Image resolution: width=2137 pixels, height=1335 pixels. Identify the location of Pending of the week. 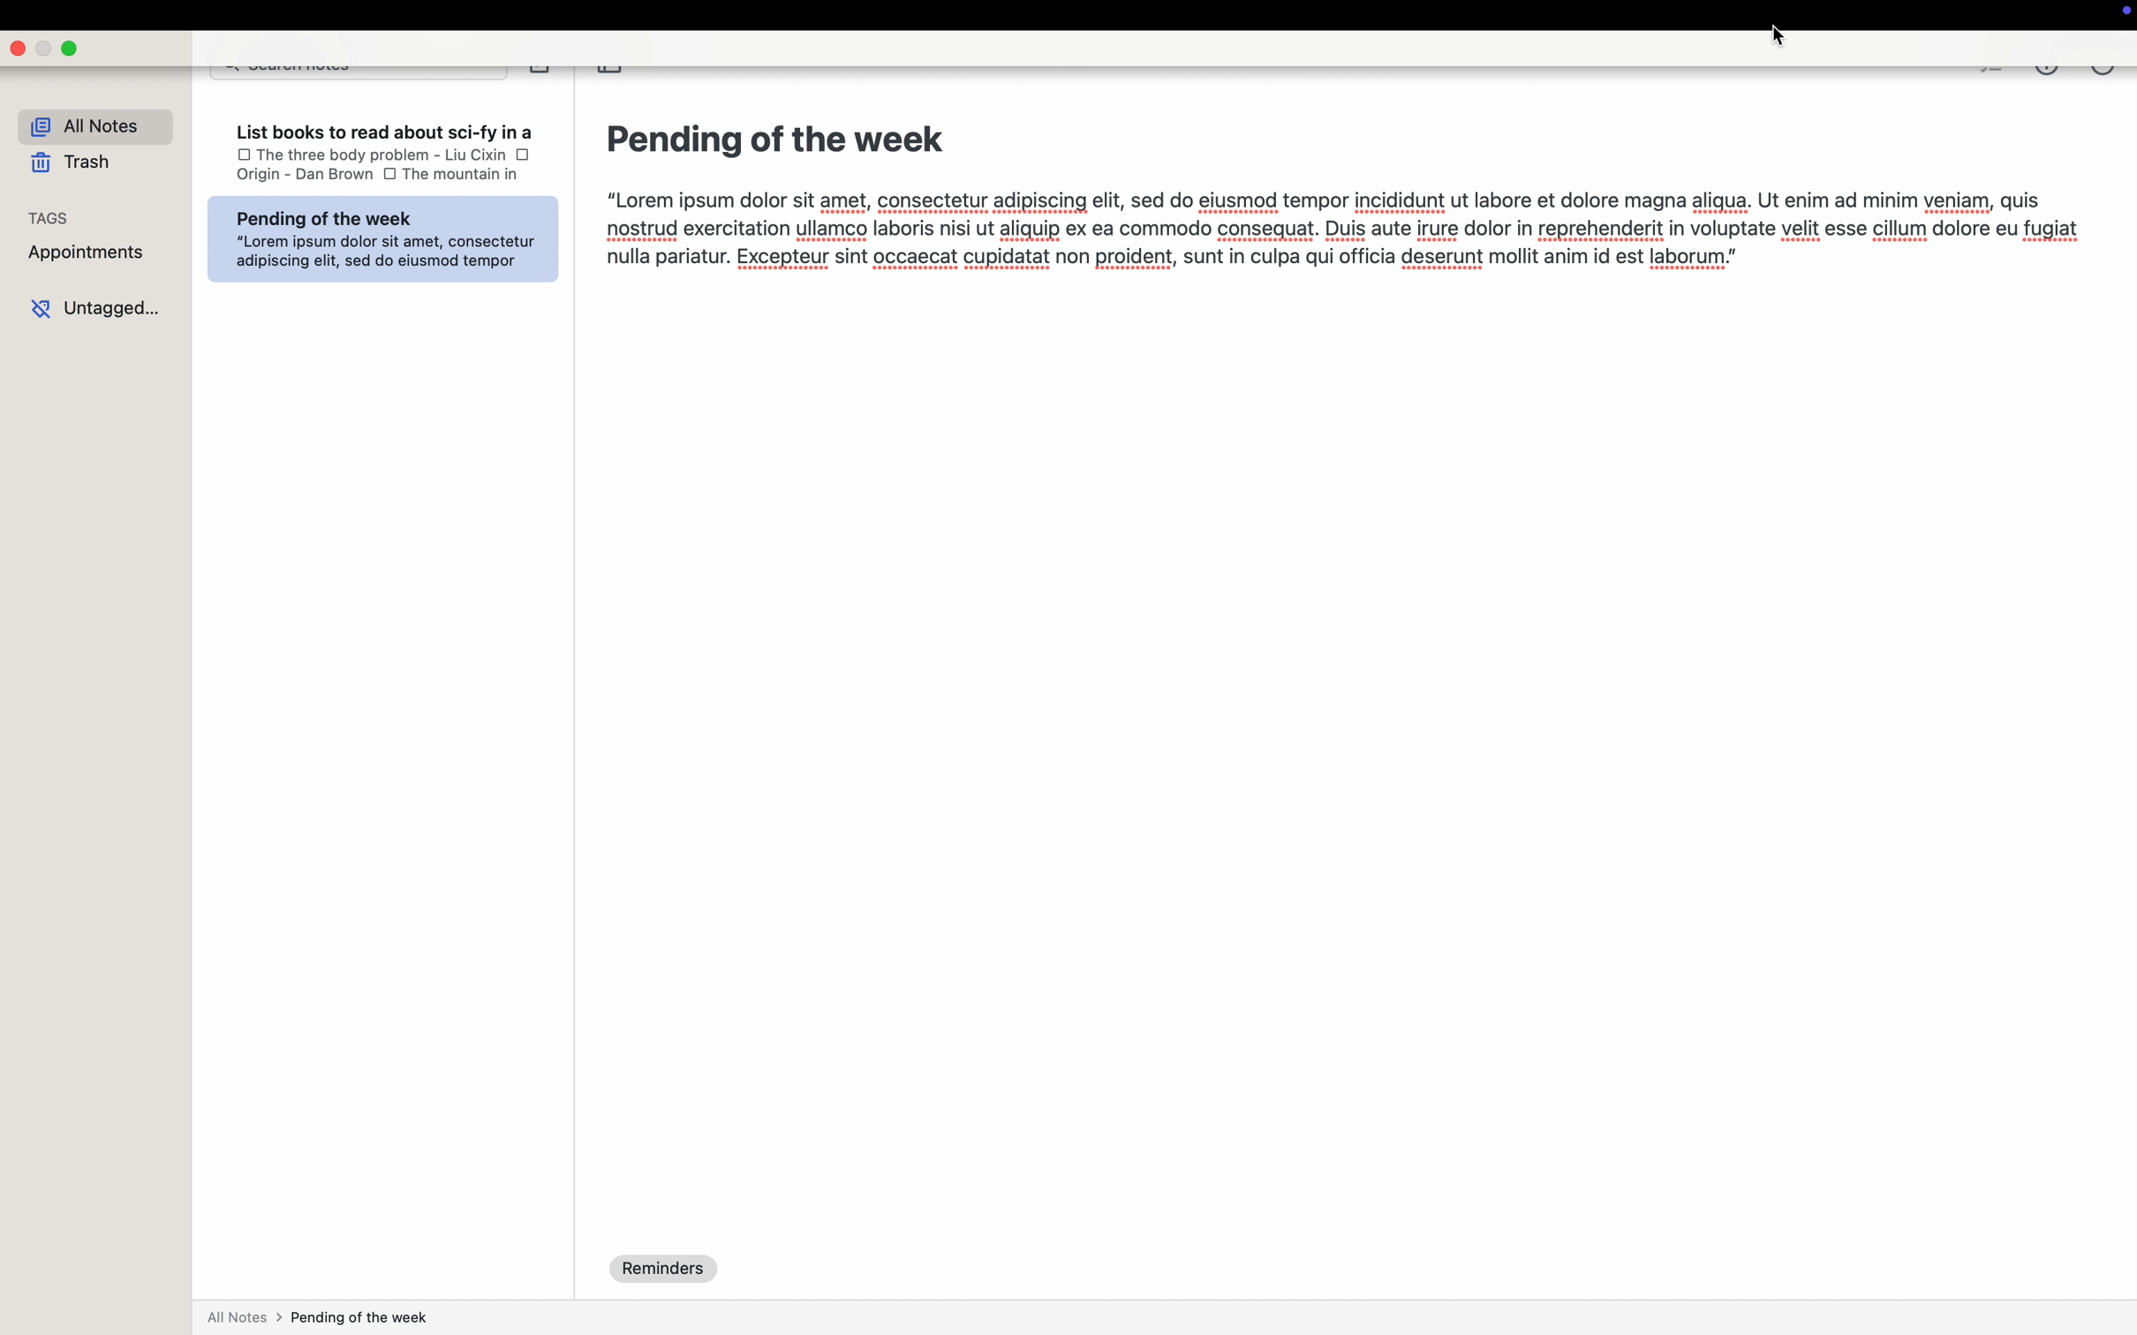
(774, 140).